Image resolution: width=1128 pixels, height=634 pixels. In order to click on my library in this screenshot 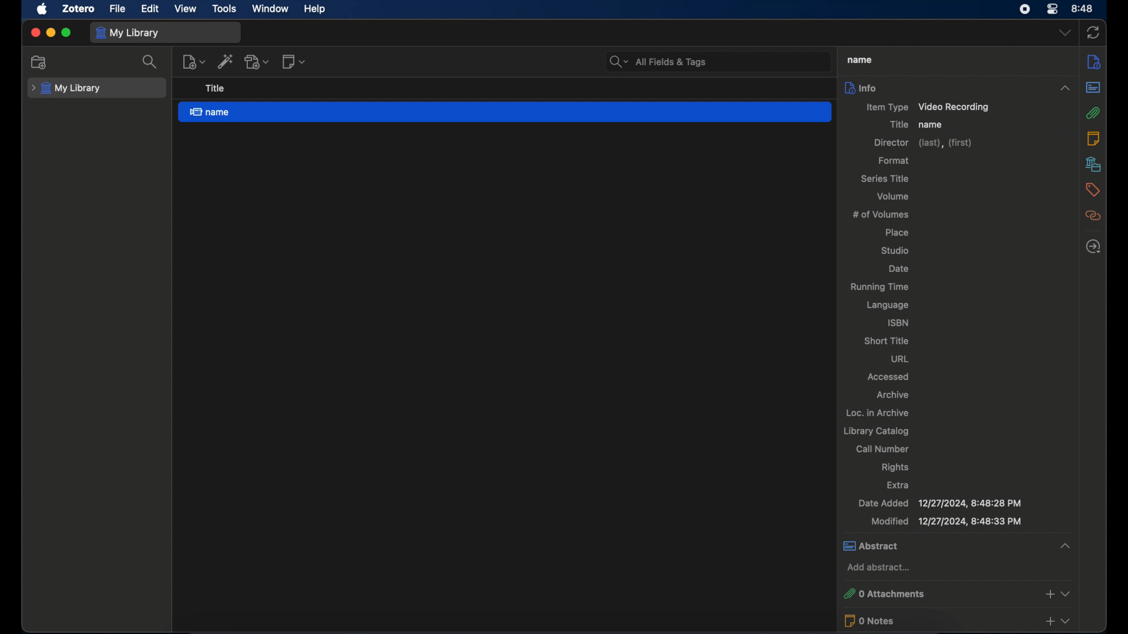, I will do `click(127, 33)`.